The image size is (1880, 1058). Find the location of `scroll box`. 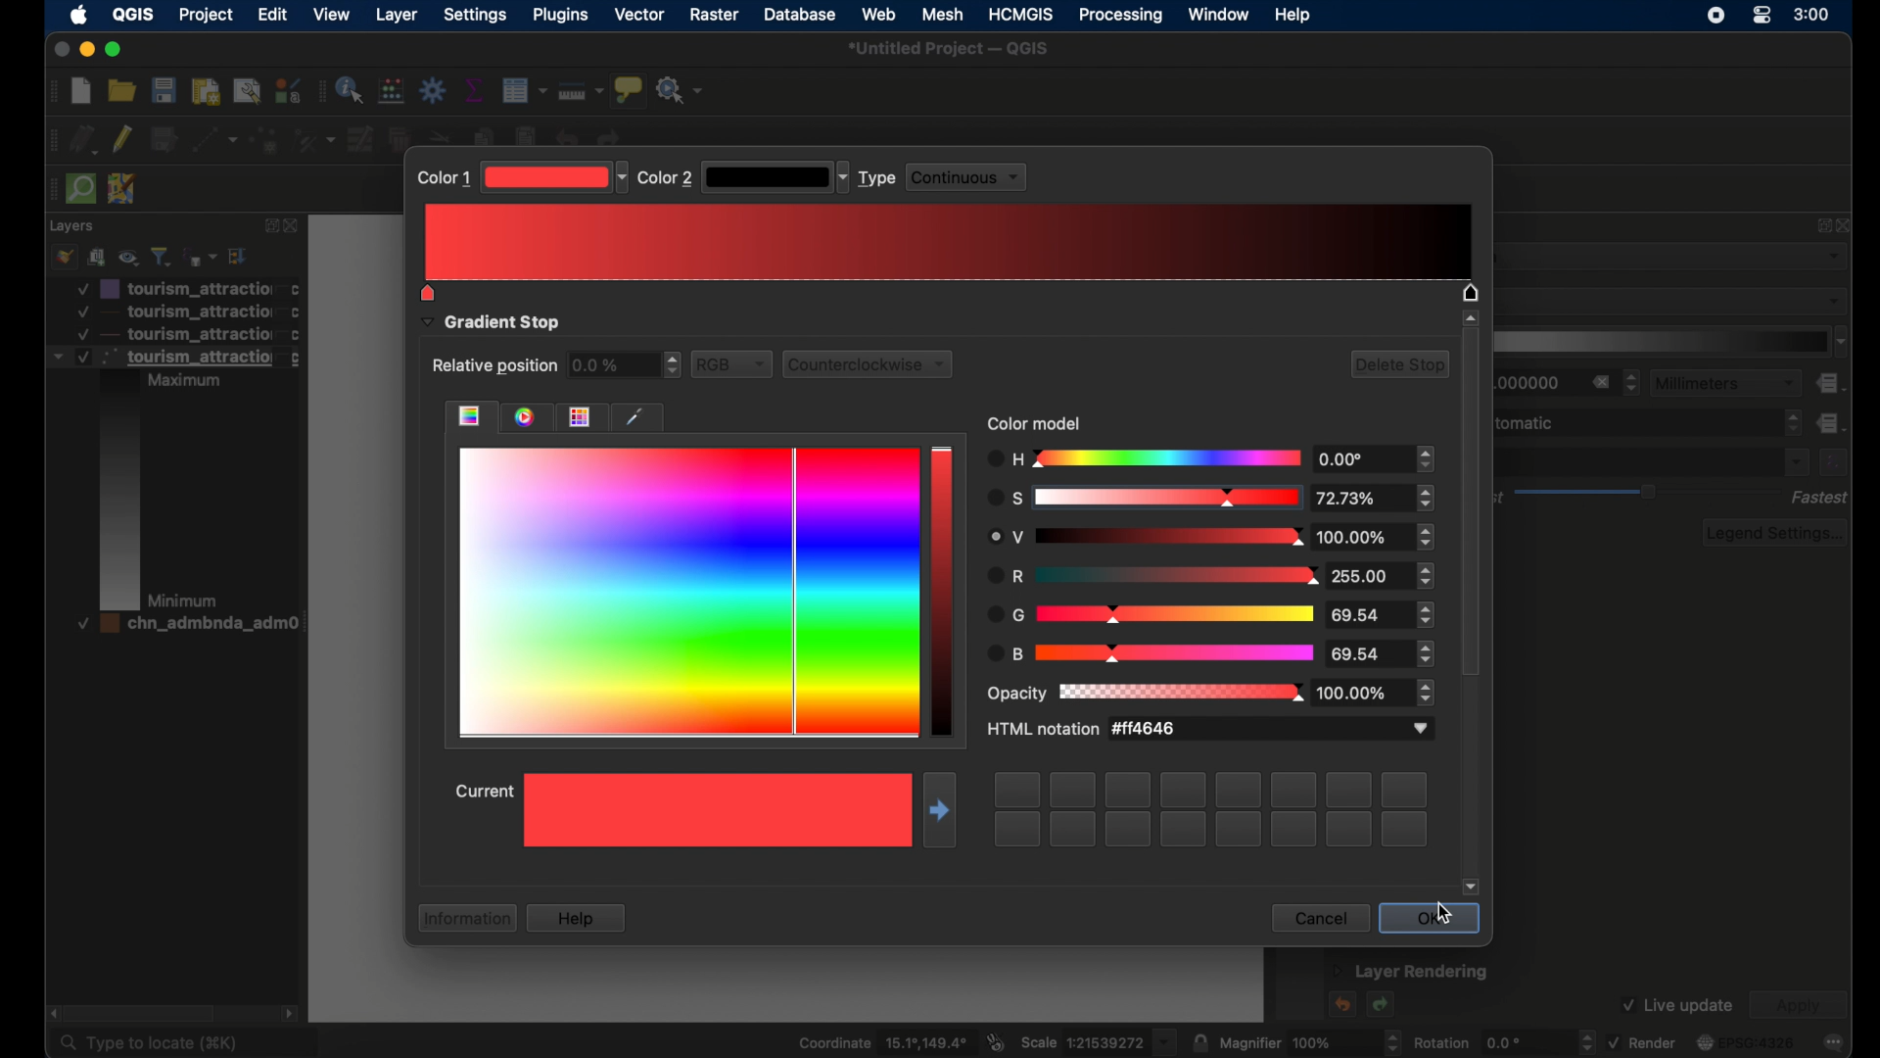

scroll box is located at coordinates (147, 1012).